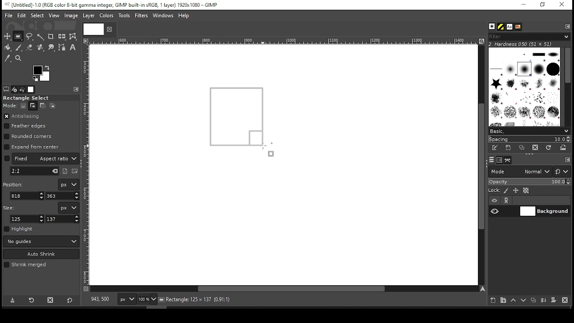 The image size is (574, 323). What do you see at coordinates (501, 27) in the screenshot?
I see `pattern` at bounding box center [501, 27].